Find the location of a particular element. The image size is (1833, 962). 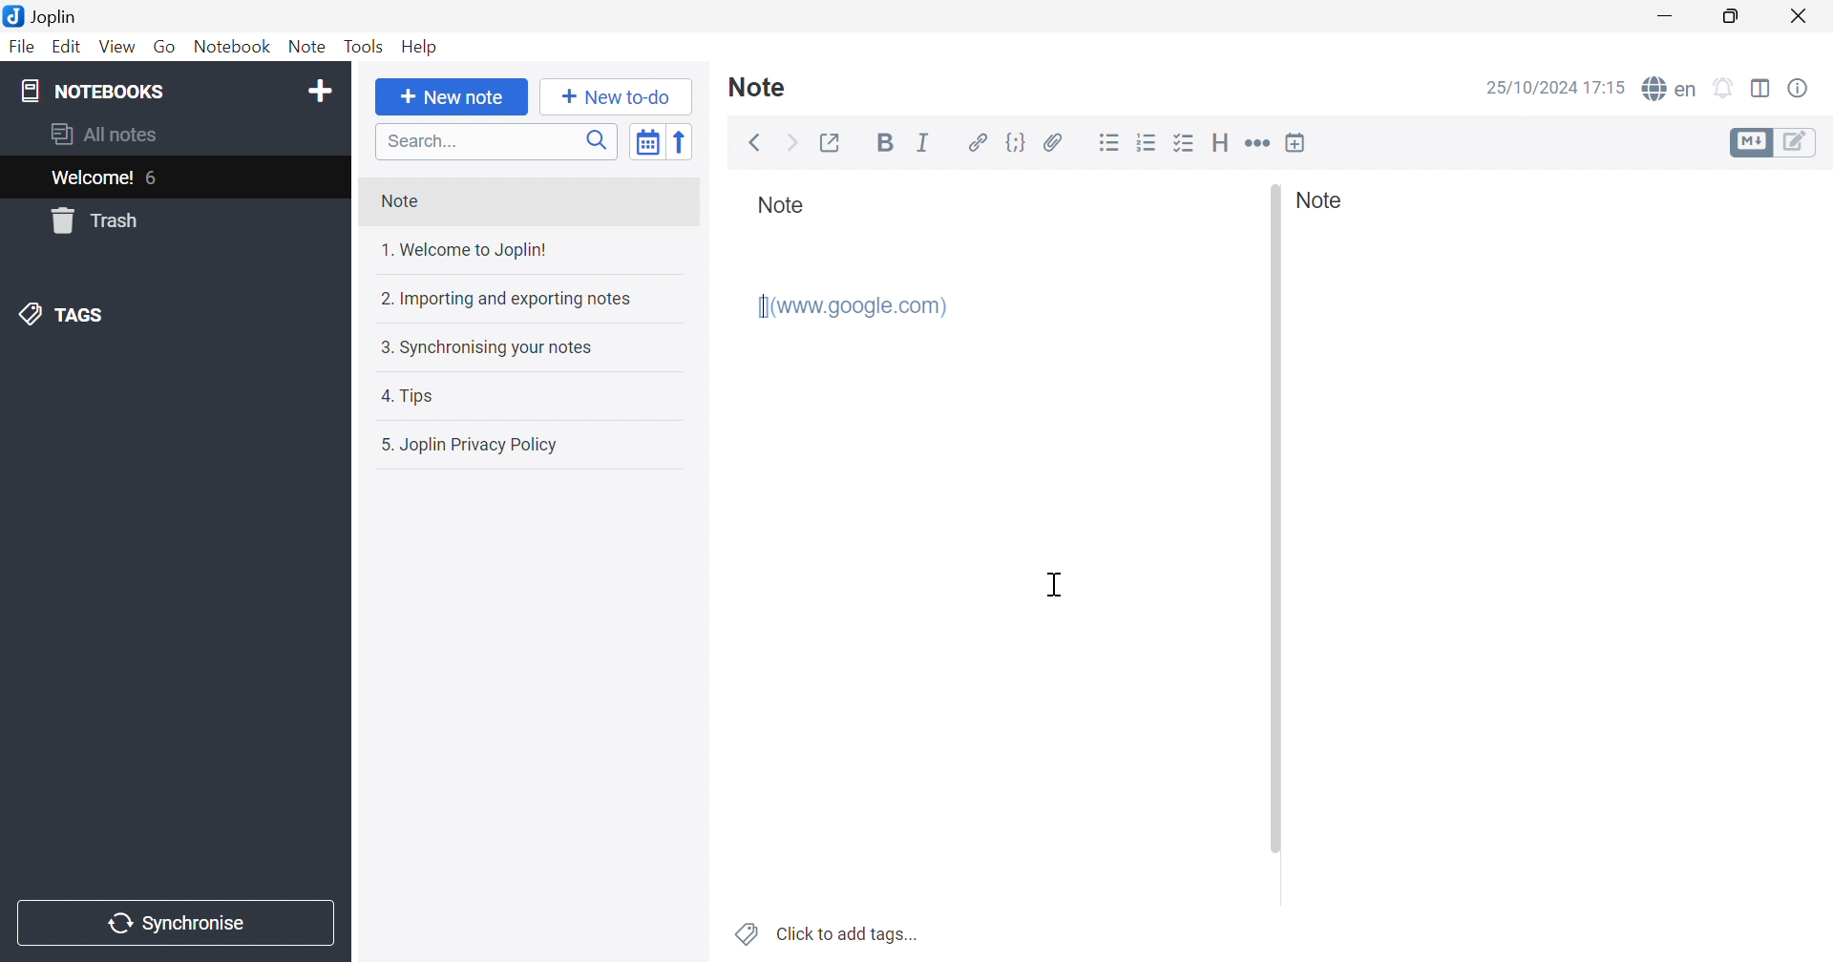

(www.google.com) is located at coordinates (853, 305).